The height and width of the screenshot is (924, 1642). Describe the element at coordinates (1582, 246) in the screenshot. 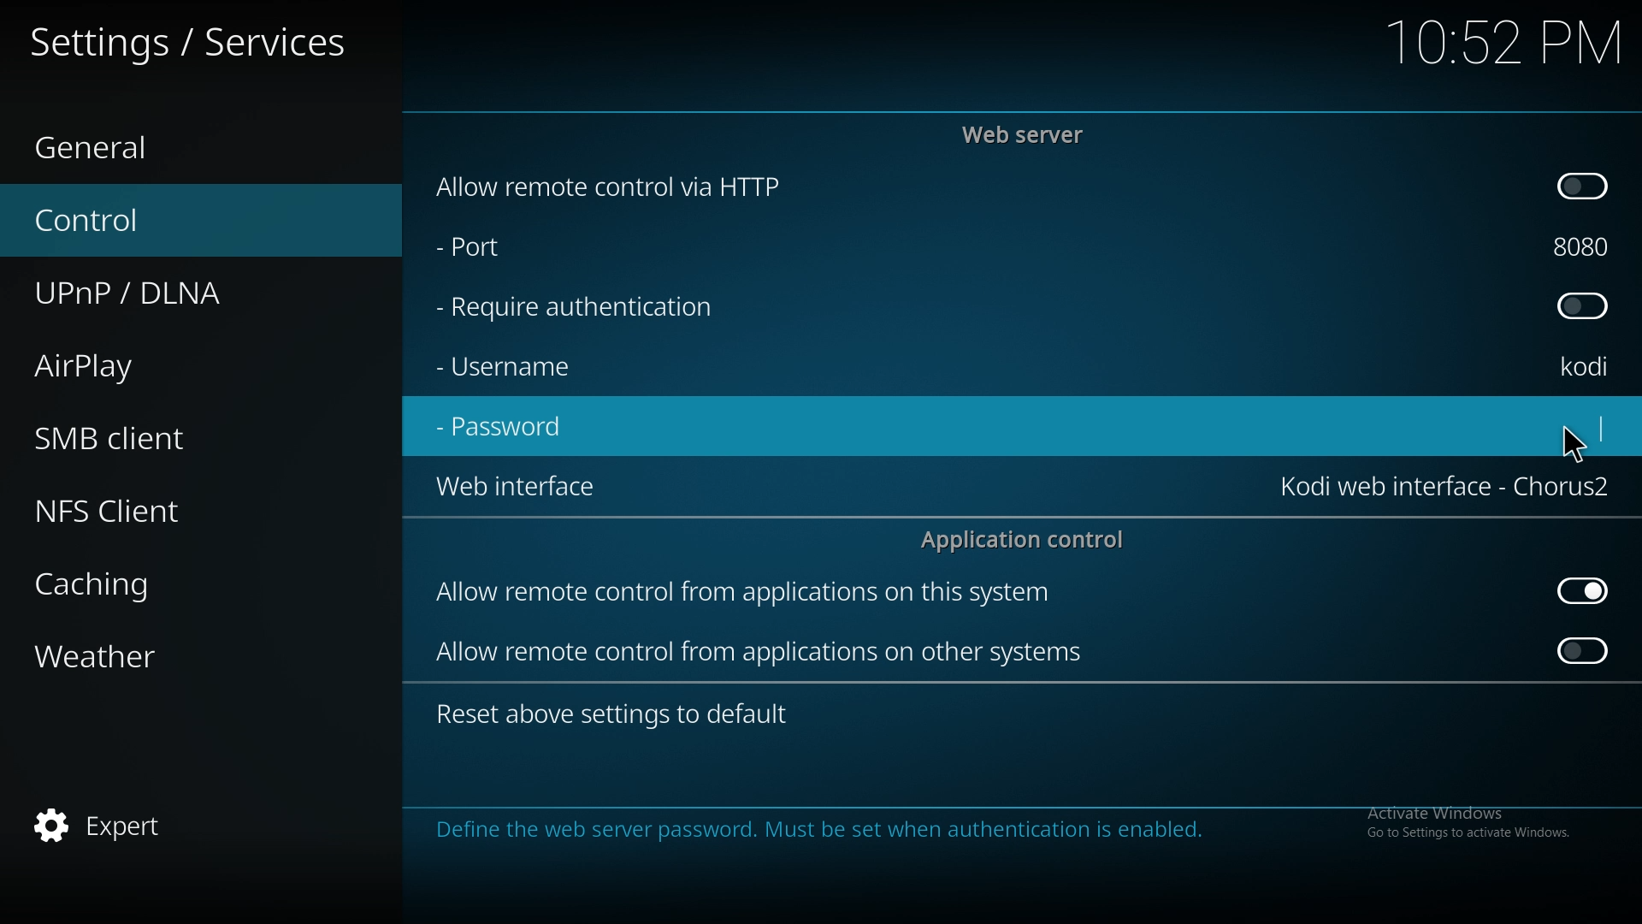

I see `port number` at that location.